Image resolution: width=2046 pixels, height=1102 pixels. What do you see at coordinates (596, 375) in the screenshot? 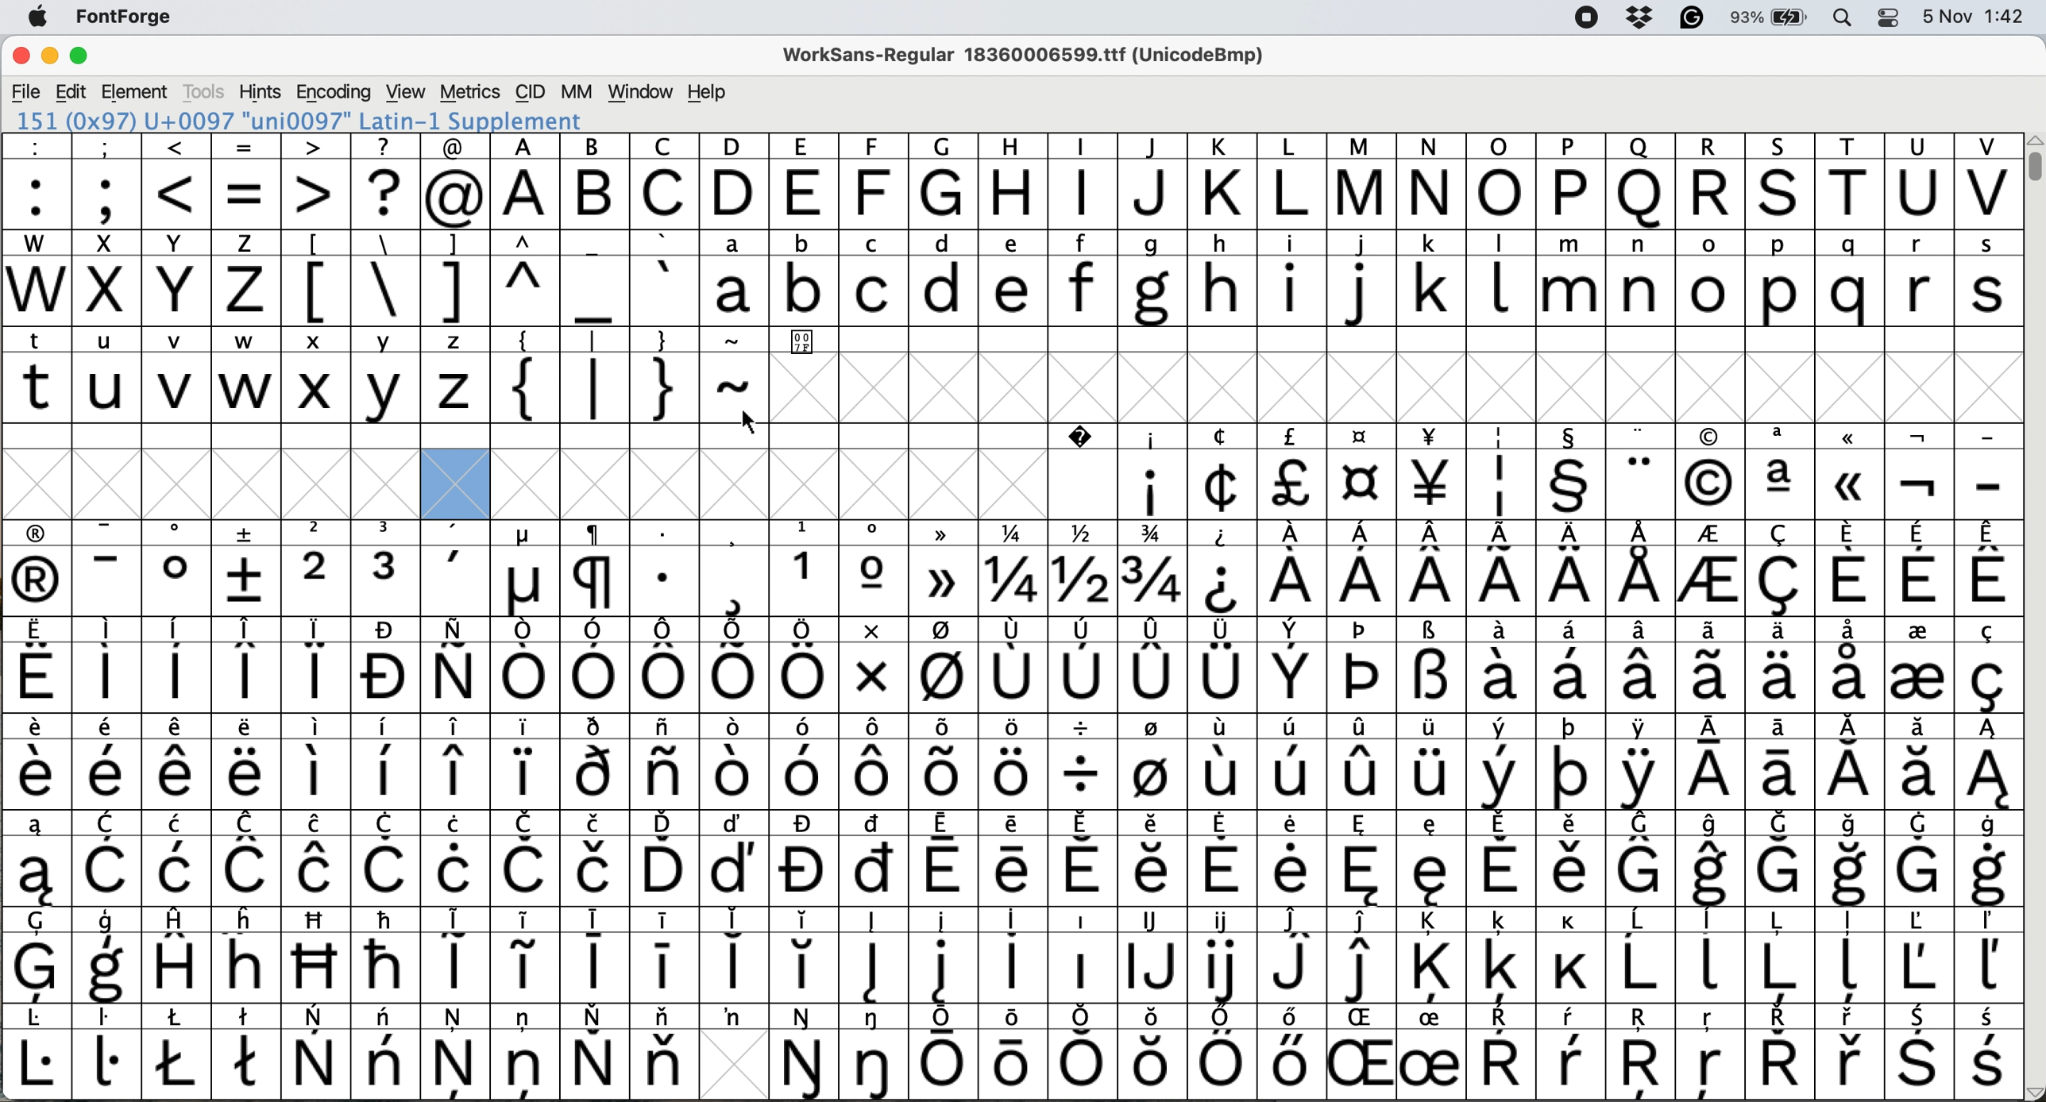
I see `|` at bounding box center [596, 375].